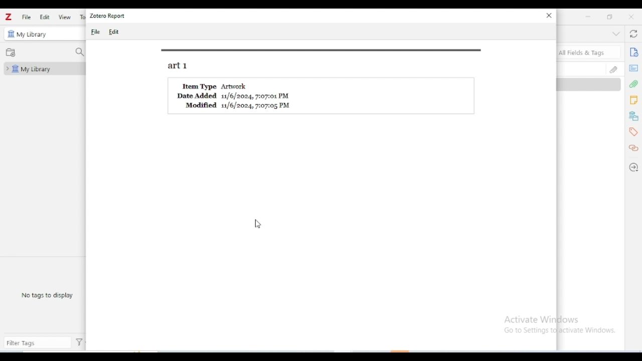 Image resolution: width=642 pixels, height=361 pixels. What do you see at coordinates (549, 16) in the screenshot?
I see `close` at bounding box center [549, 16].